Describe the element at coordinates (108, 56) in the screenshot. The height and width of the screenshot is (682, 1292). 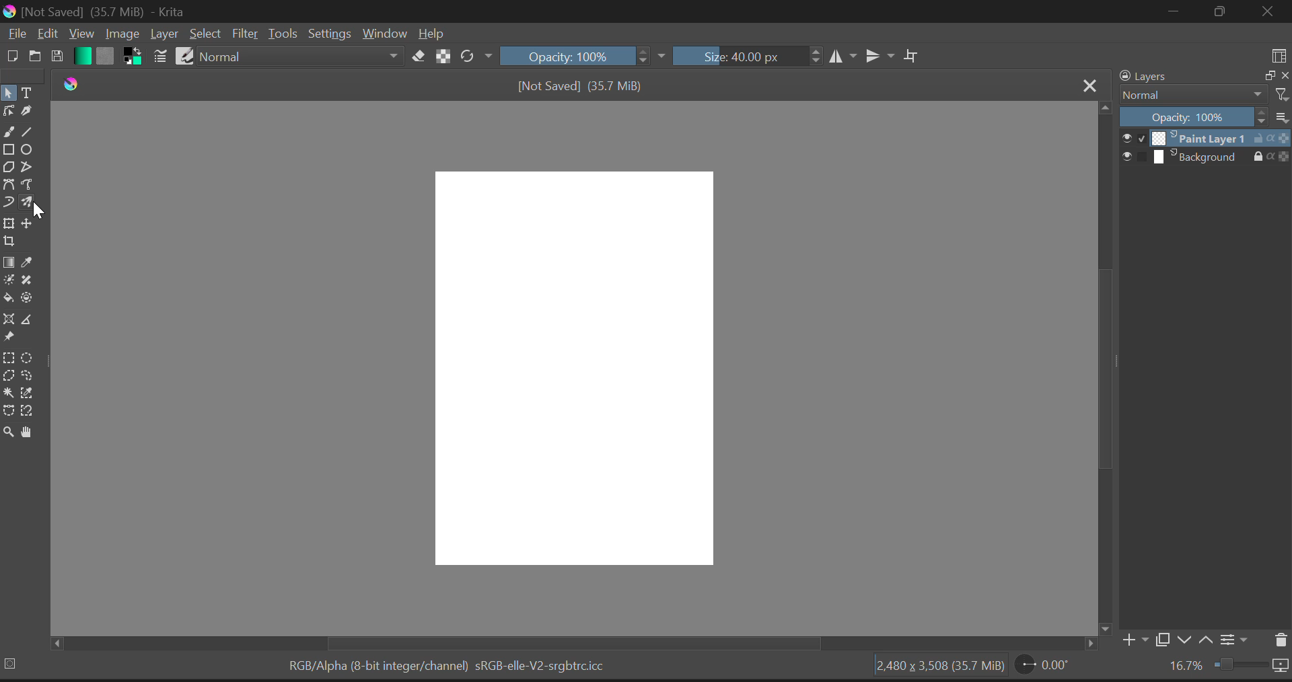
I see `Pattern` at that location.